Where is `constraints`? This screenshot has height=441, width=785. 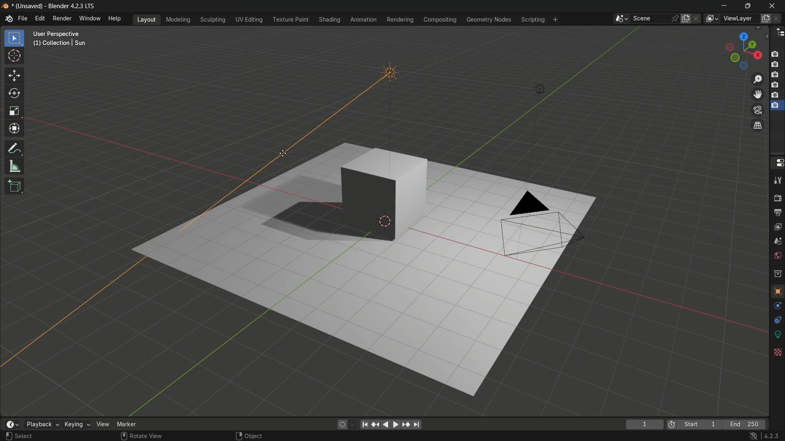
constraints is located at coordinates (777, 320).